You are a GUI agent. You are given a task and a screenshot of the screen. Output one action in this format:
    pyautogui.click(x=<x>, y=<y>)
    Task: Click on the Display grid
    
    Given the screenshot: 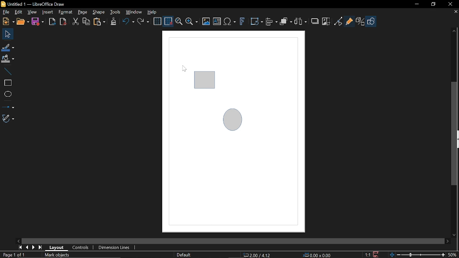 What is the action you would take?
    pyautogui.click(x=157, y=21)
    